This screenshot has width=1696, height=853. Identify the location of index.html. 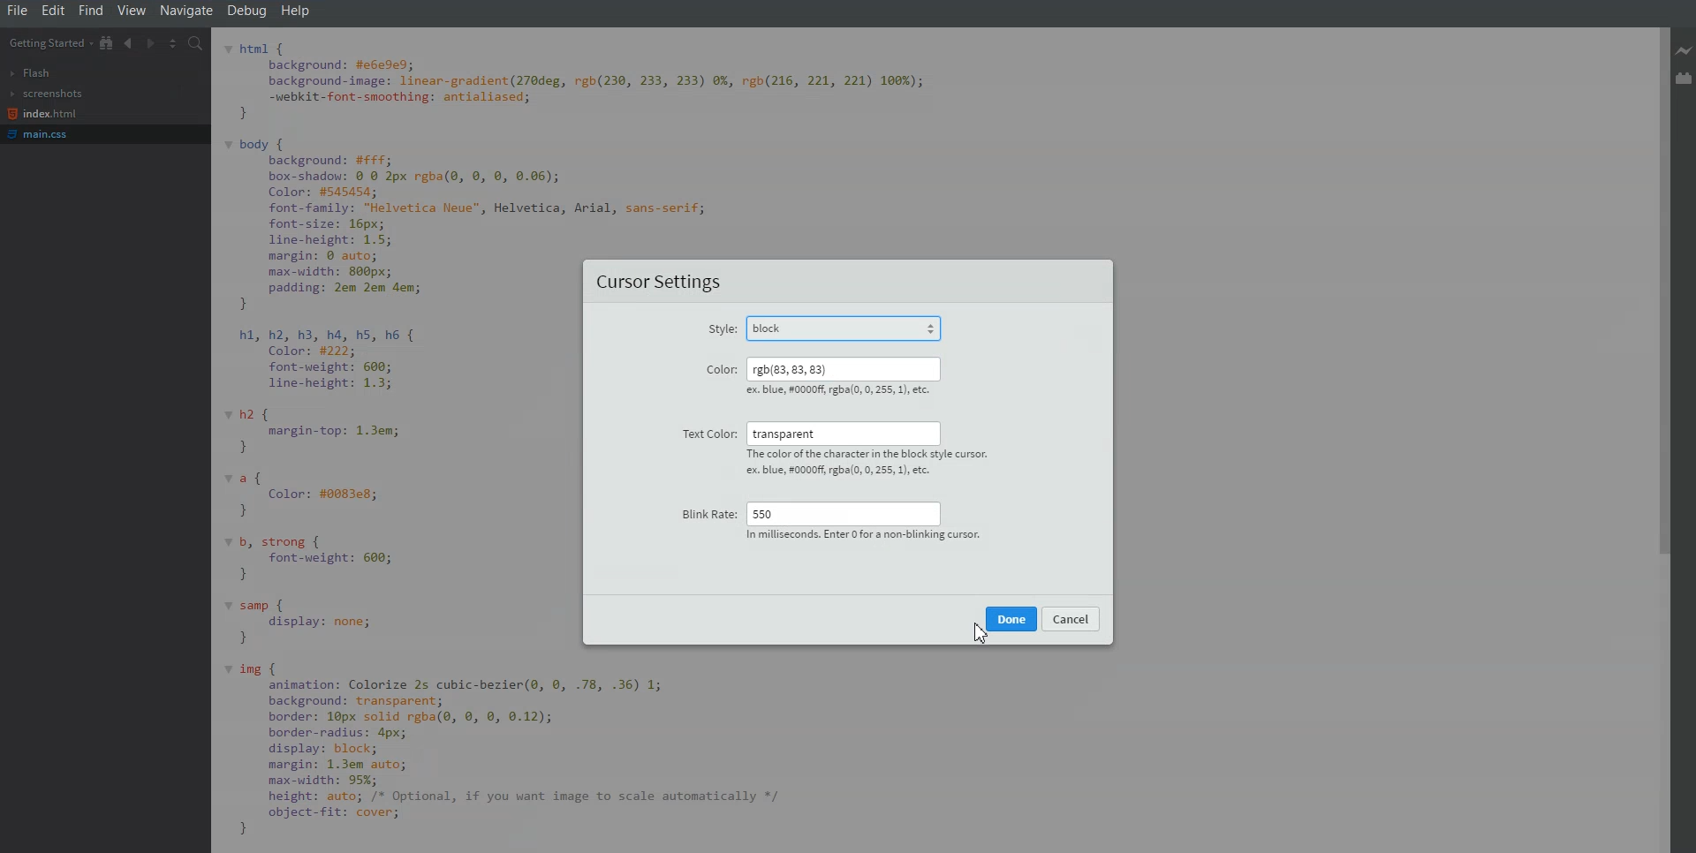
(42, 114).